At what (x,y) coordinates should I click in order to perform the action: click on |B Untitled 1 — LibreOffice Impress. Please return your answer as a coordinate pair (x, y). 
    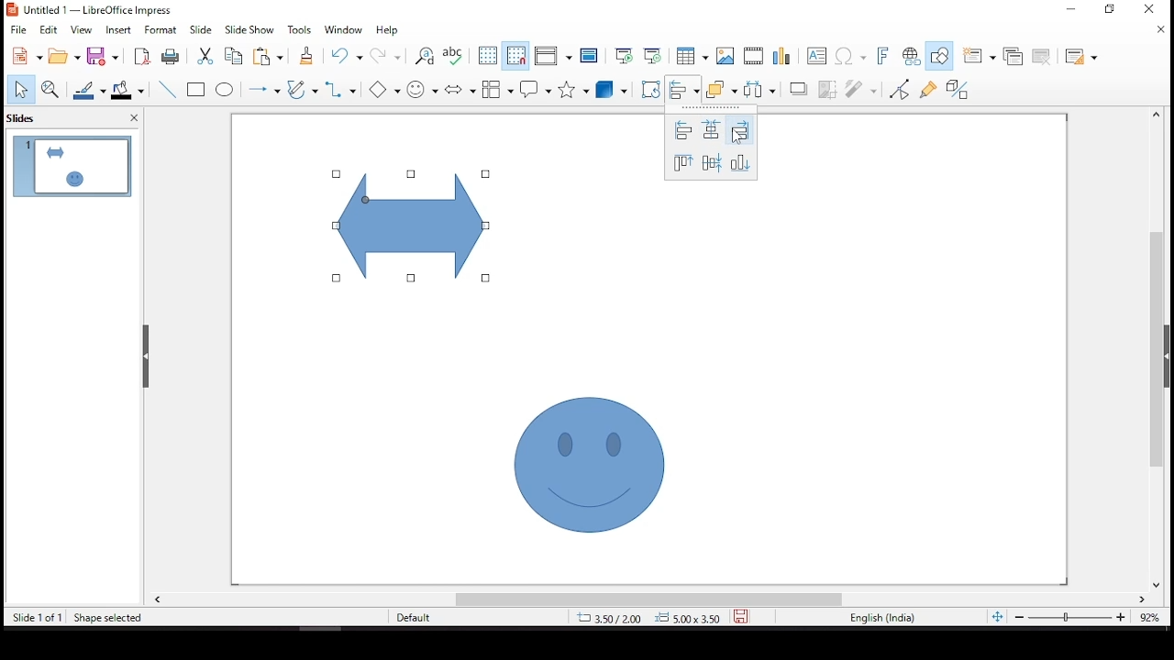
    Looking at the image, I should click on (89, 8).